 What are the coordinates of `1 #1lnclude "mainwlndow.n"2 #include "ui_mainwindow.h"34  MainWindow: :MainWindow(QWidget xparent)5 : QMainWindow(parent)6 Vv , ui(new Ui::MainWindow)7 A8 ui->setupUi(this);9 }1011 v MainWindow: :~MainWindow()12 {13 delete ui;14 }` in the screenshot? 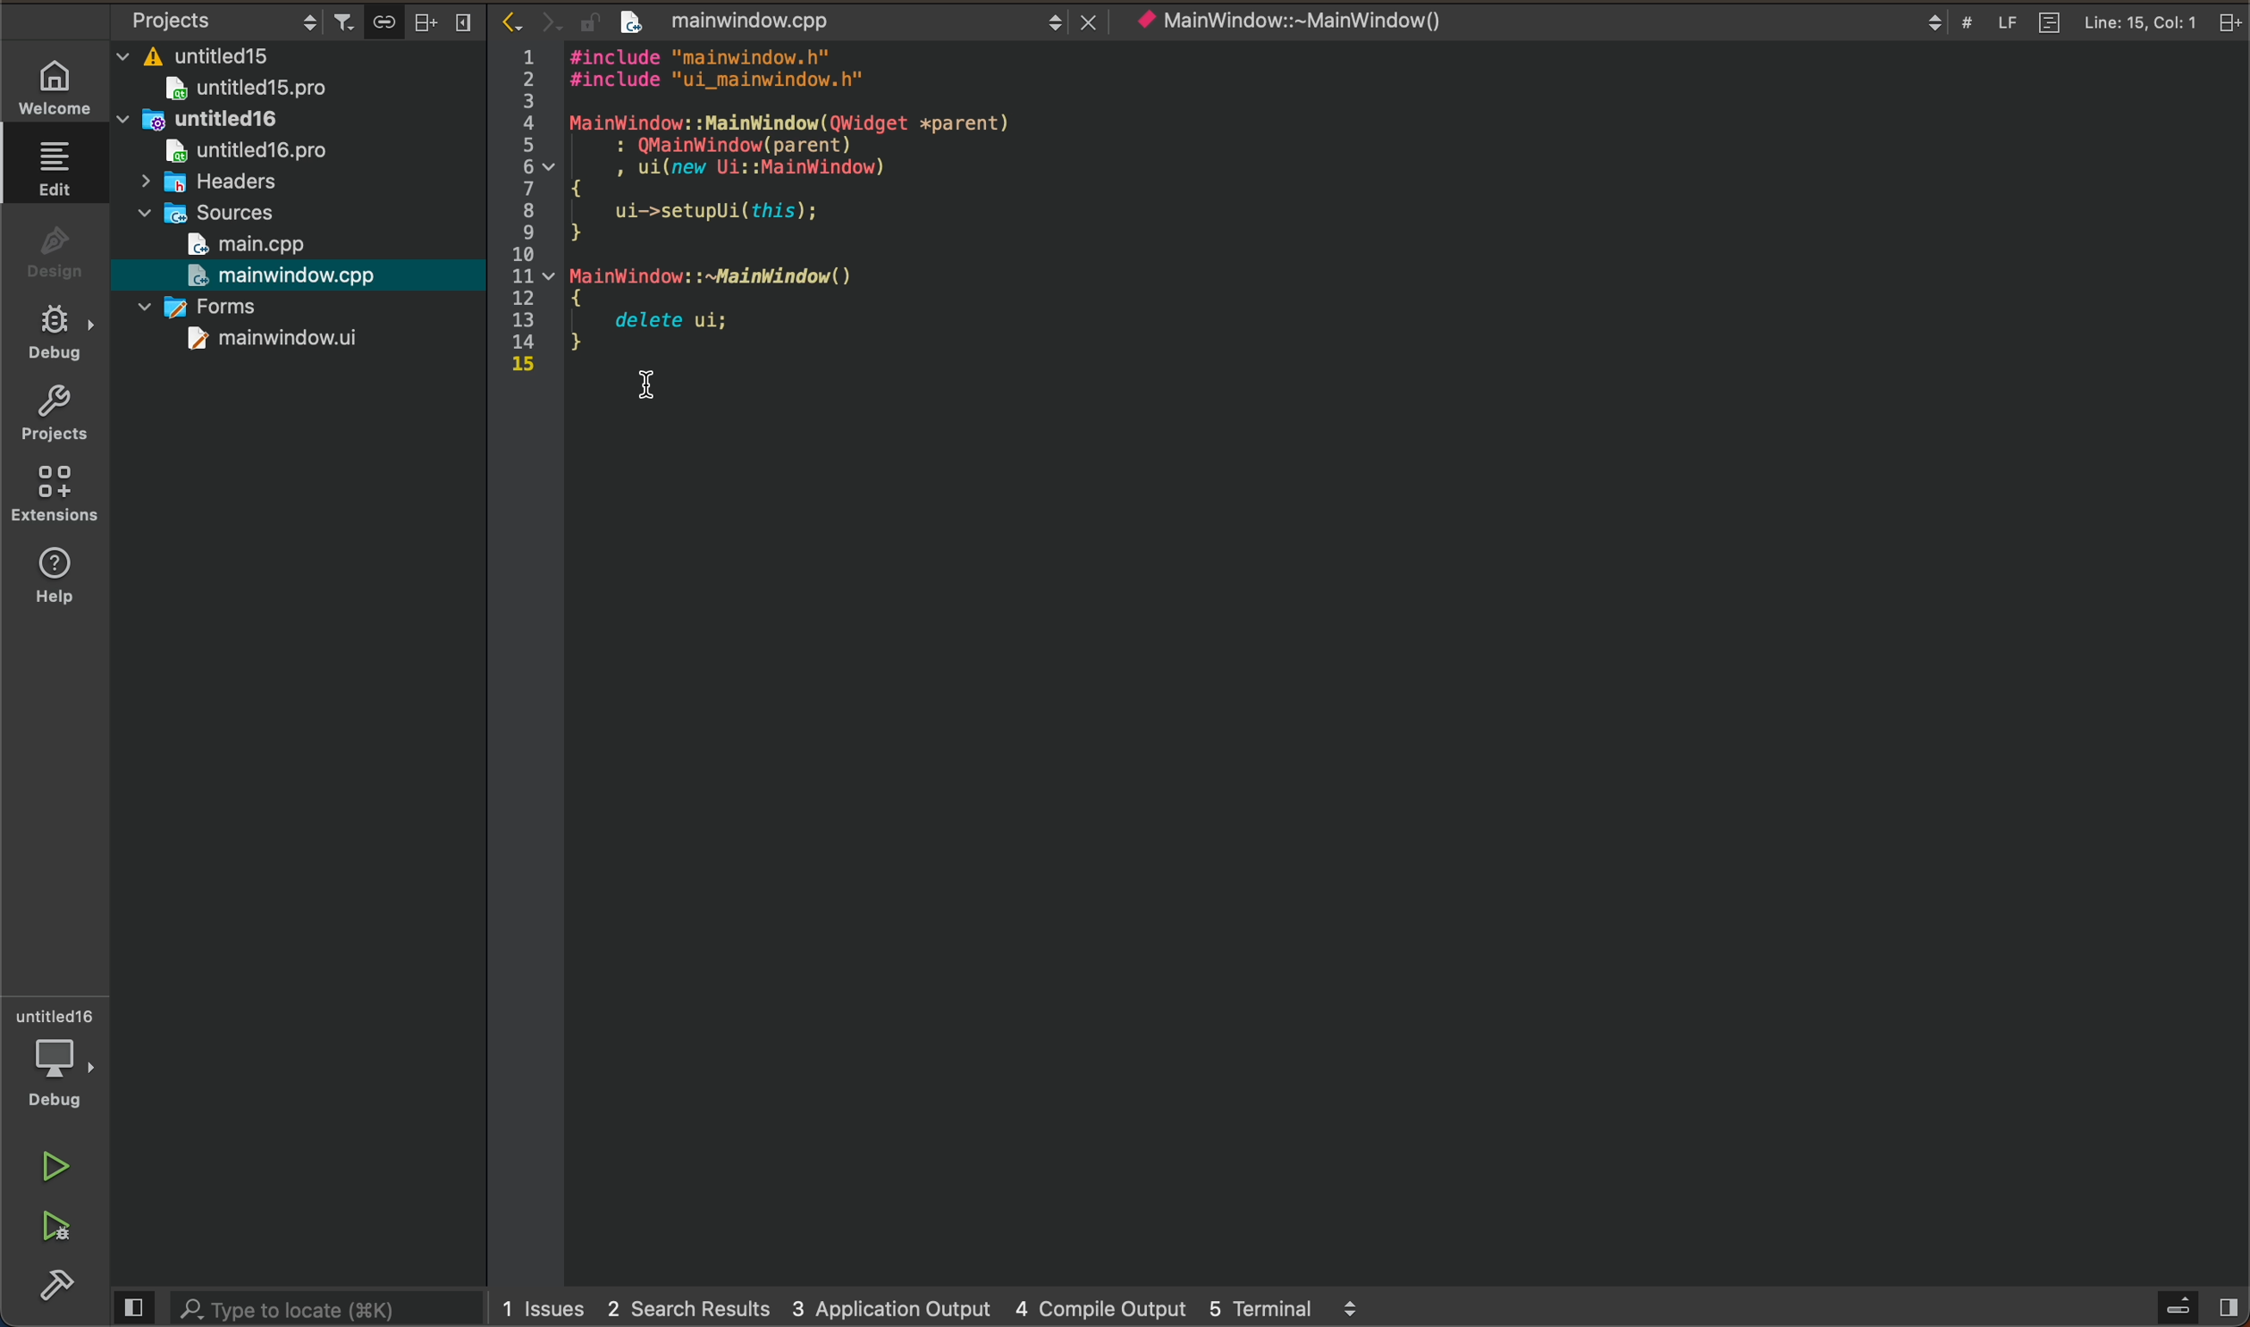 It's located at (799, 200).